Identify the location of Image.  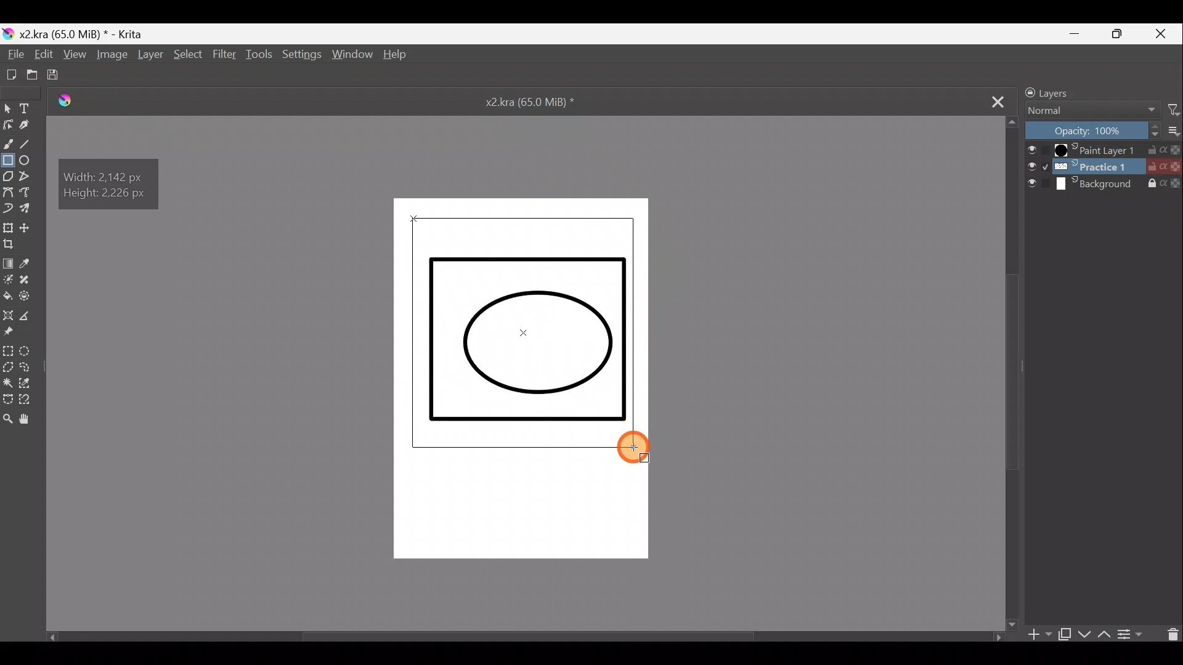
(110, 55).